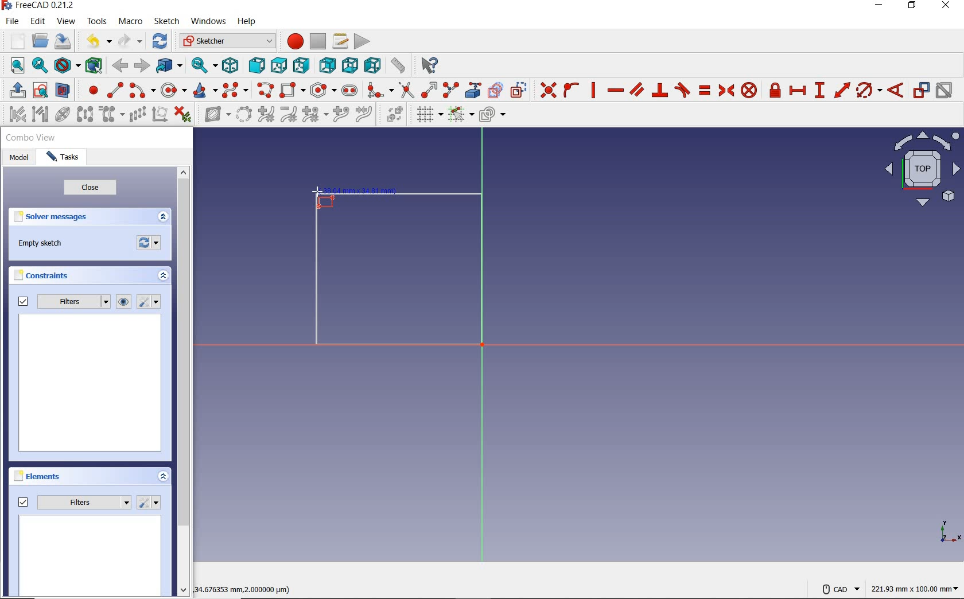  I want to click on undo, so click(99, 42).